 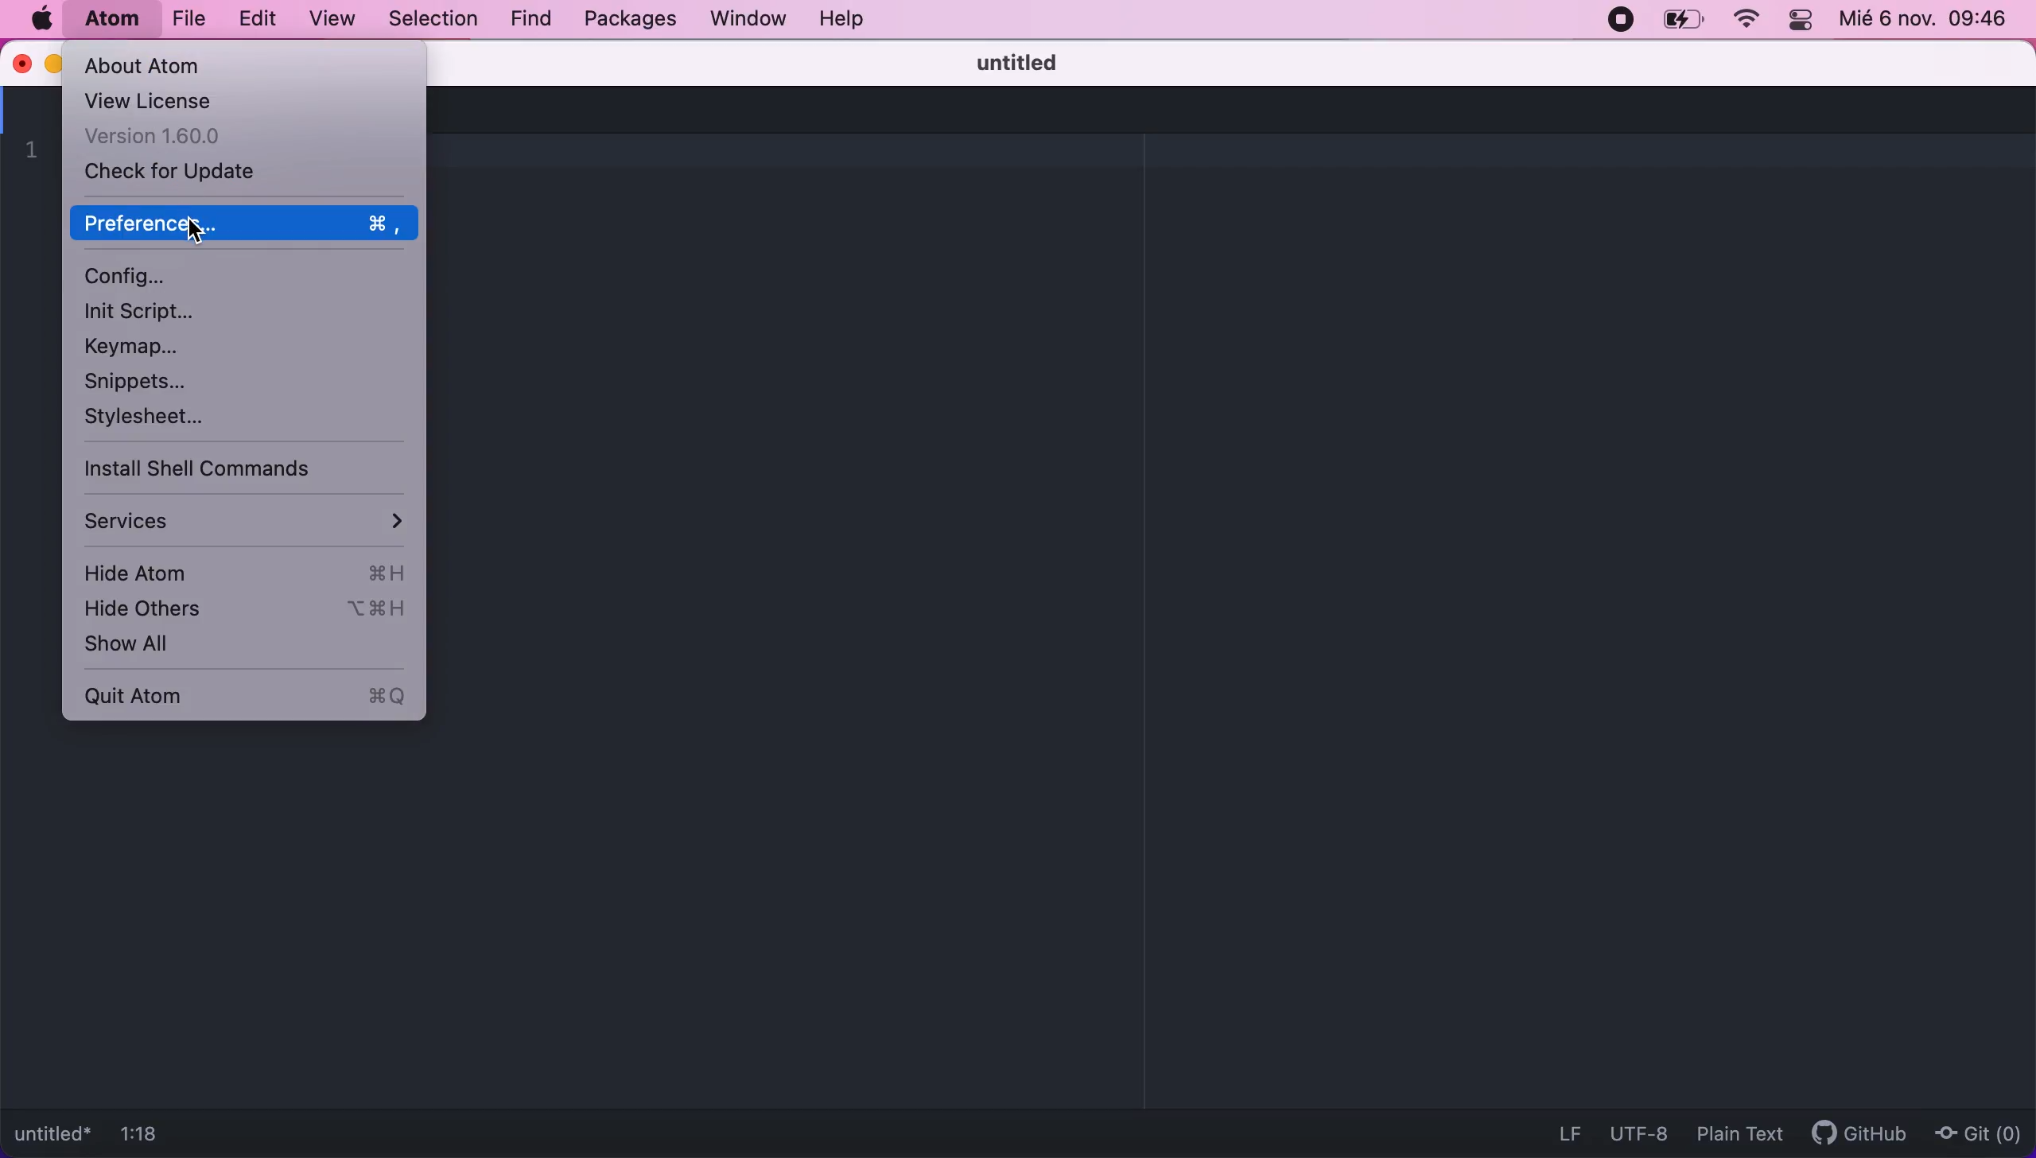 I want to click on show all, so click(x=189, y=644).